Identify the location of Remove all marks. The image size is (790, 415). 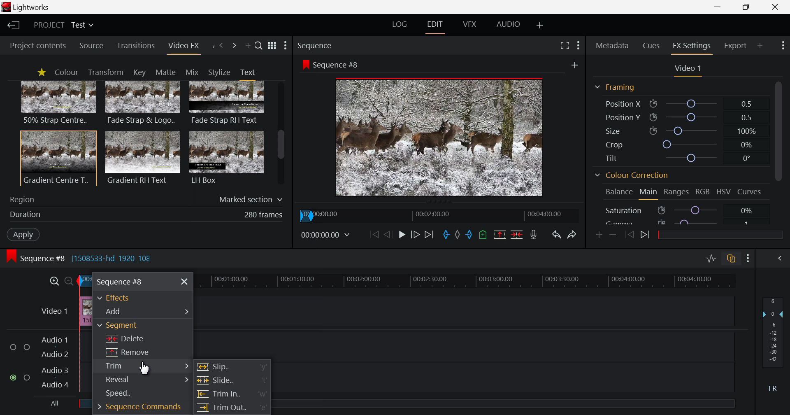
(457, 235).